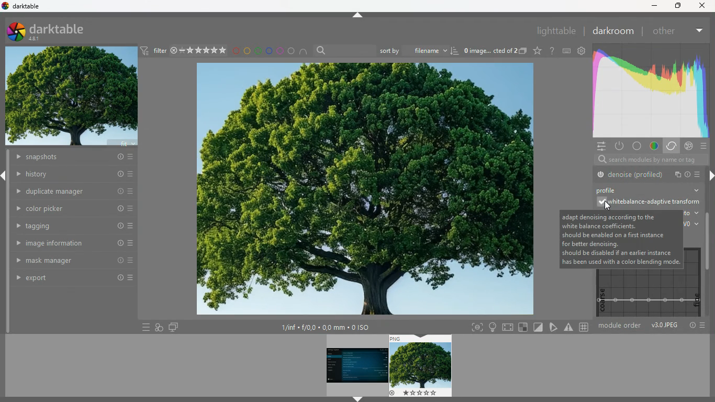 The width and height of the screenshot is (715, 402). What do you see at coordinates (477, 327) in the screenshot?
I see `frame` at bounding box center [477, 327].